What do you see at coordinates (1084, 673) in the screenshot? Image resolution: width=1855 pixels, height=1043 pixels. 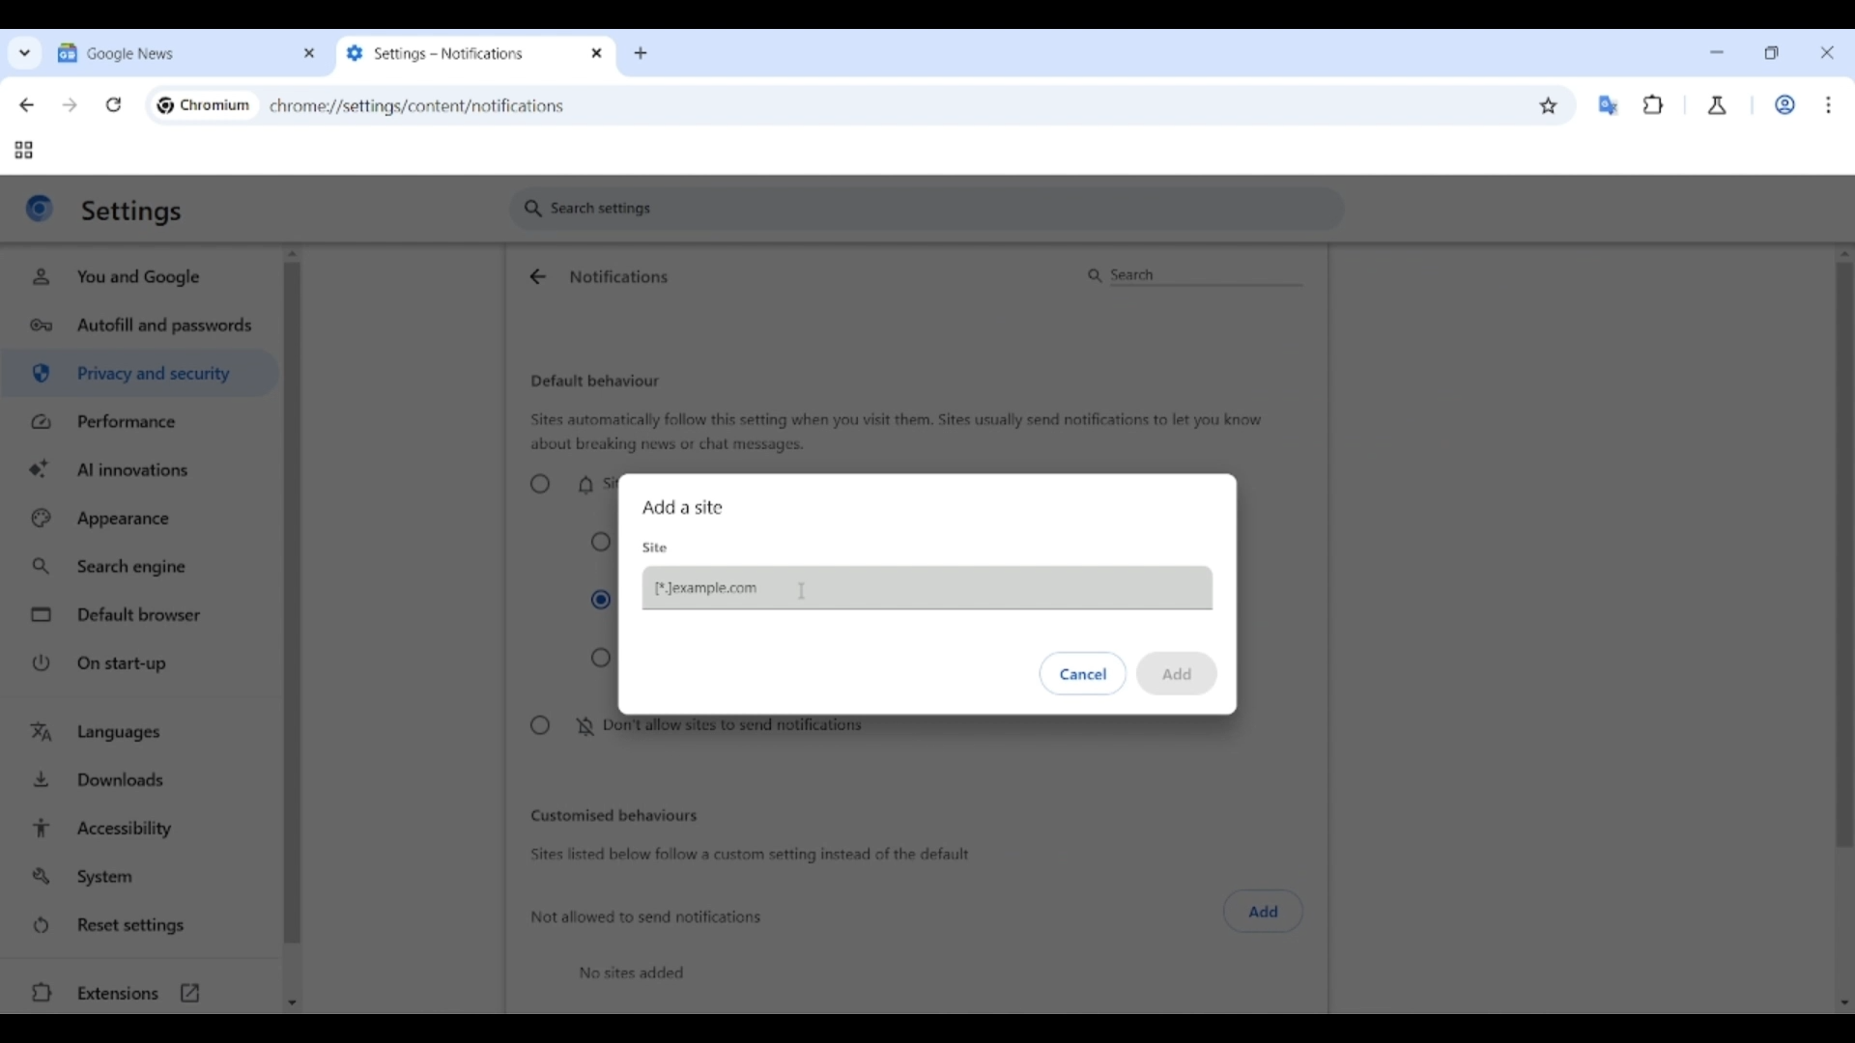 I see `Discard inputs made` at bounding box center [1084, 673].